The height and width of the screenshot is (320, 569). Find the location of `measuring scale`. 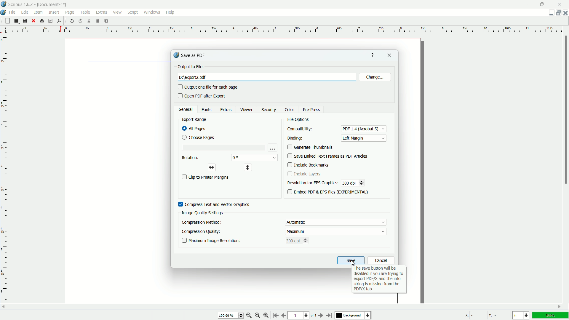

measuring scale is located at coordinates (291, 29).